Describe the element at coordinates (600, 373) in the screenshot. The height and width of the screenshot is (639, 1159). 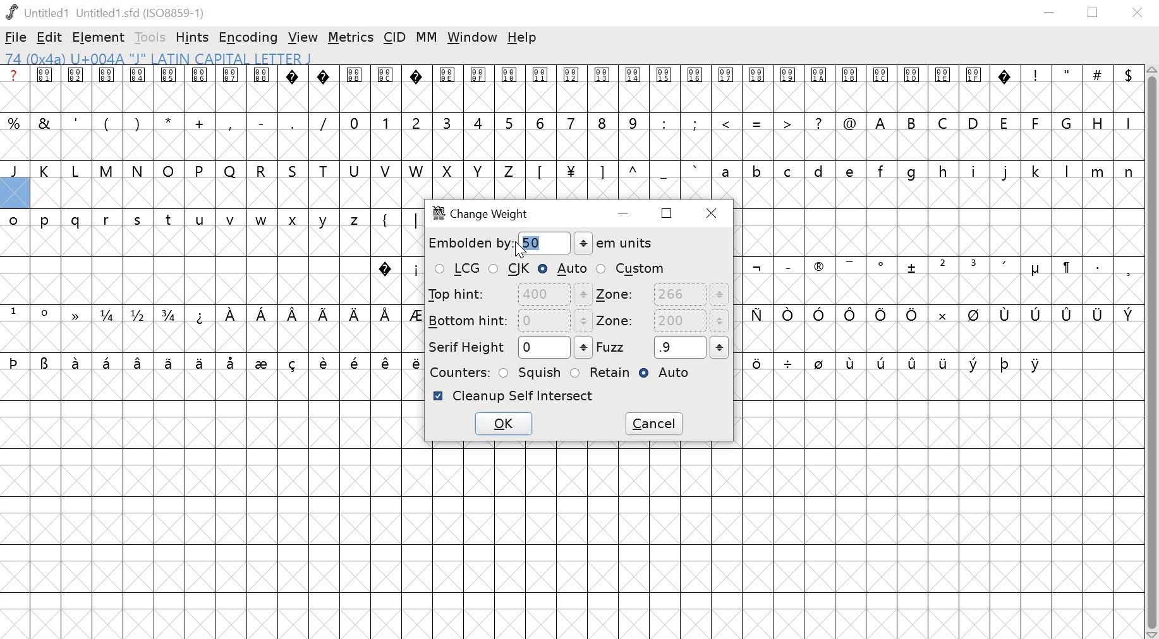
I see `RETAIN` at that location.